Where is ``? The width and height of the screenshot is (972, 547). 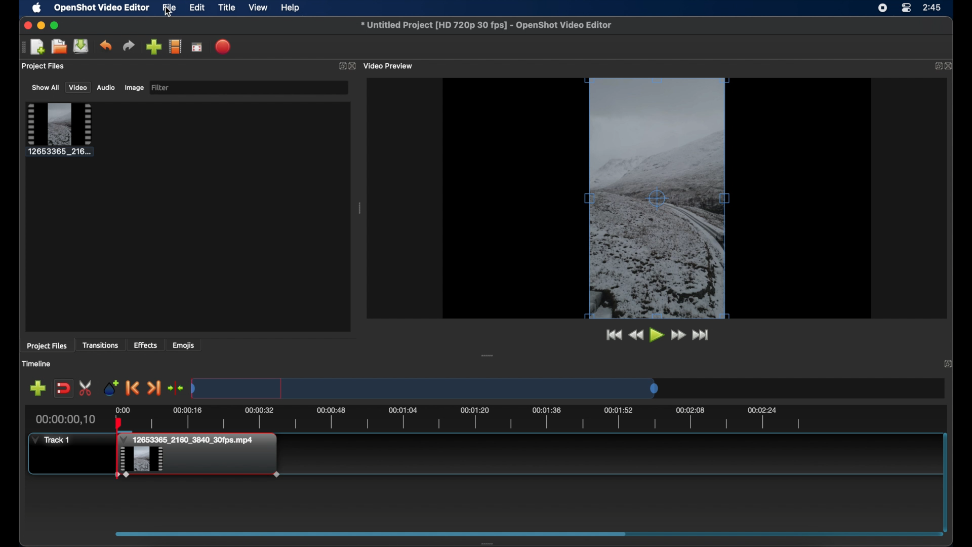  is located at coordinates (176, 388).